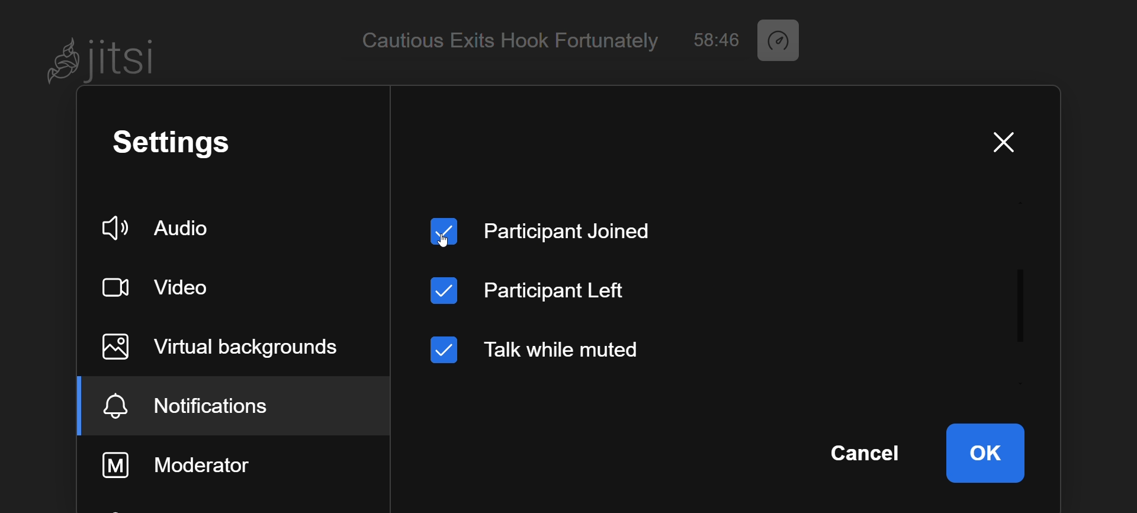  What do you see at coordinates (209, 408) in the screenshot?
I see `notification` at bounding box center [209, 408].